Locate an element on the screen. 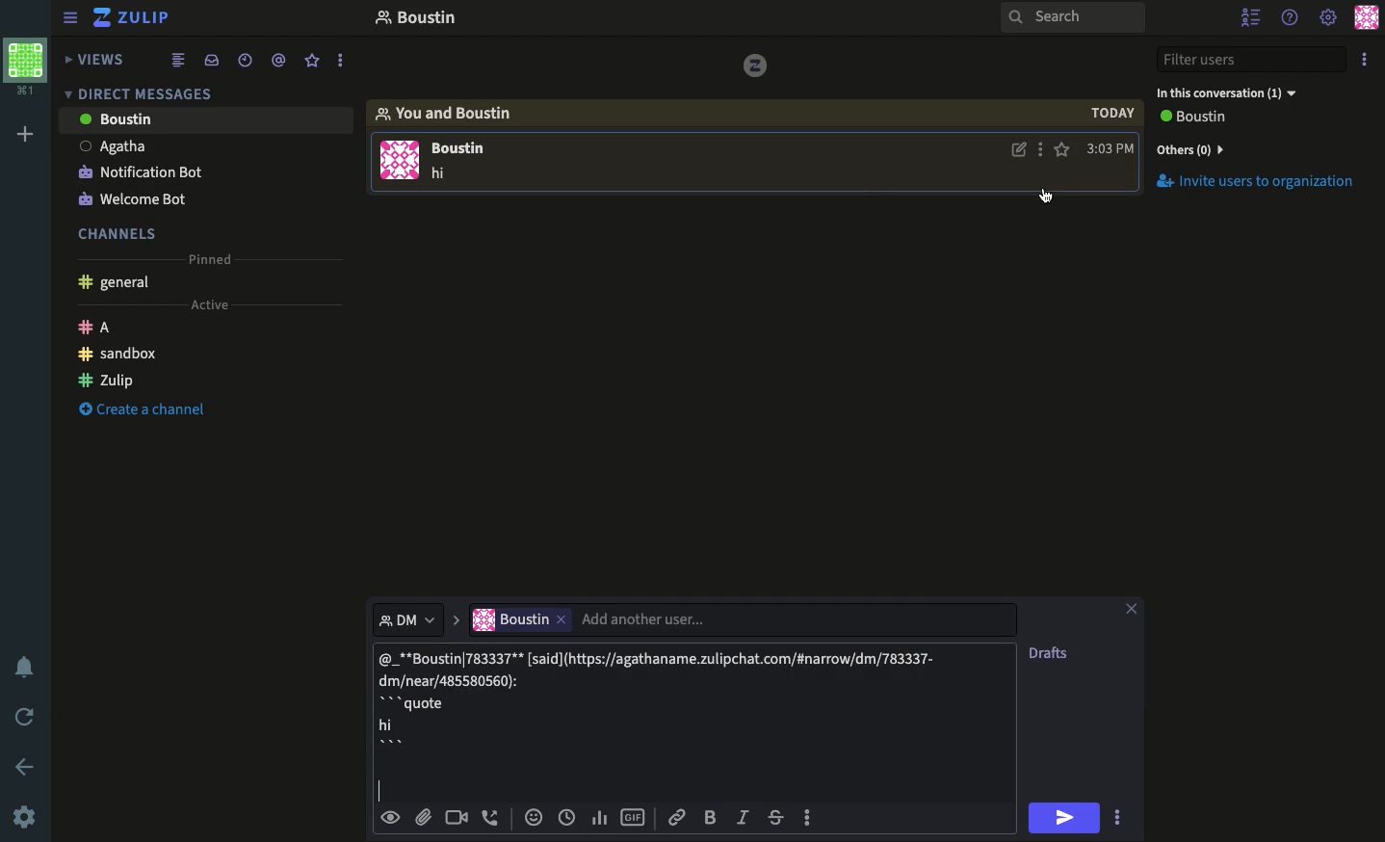 Image resolution: width=1385 pixels, height=842 pixels. Sandbox is located at coordinates (120, 354).